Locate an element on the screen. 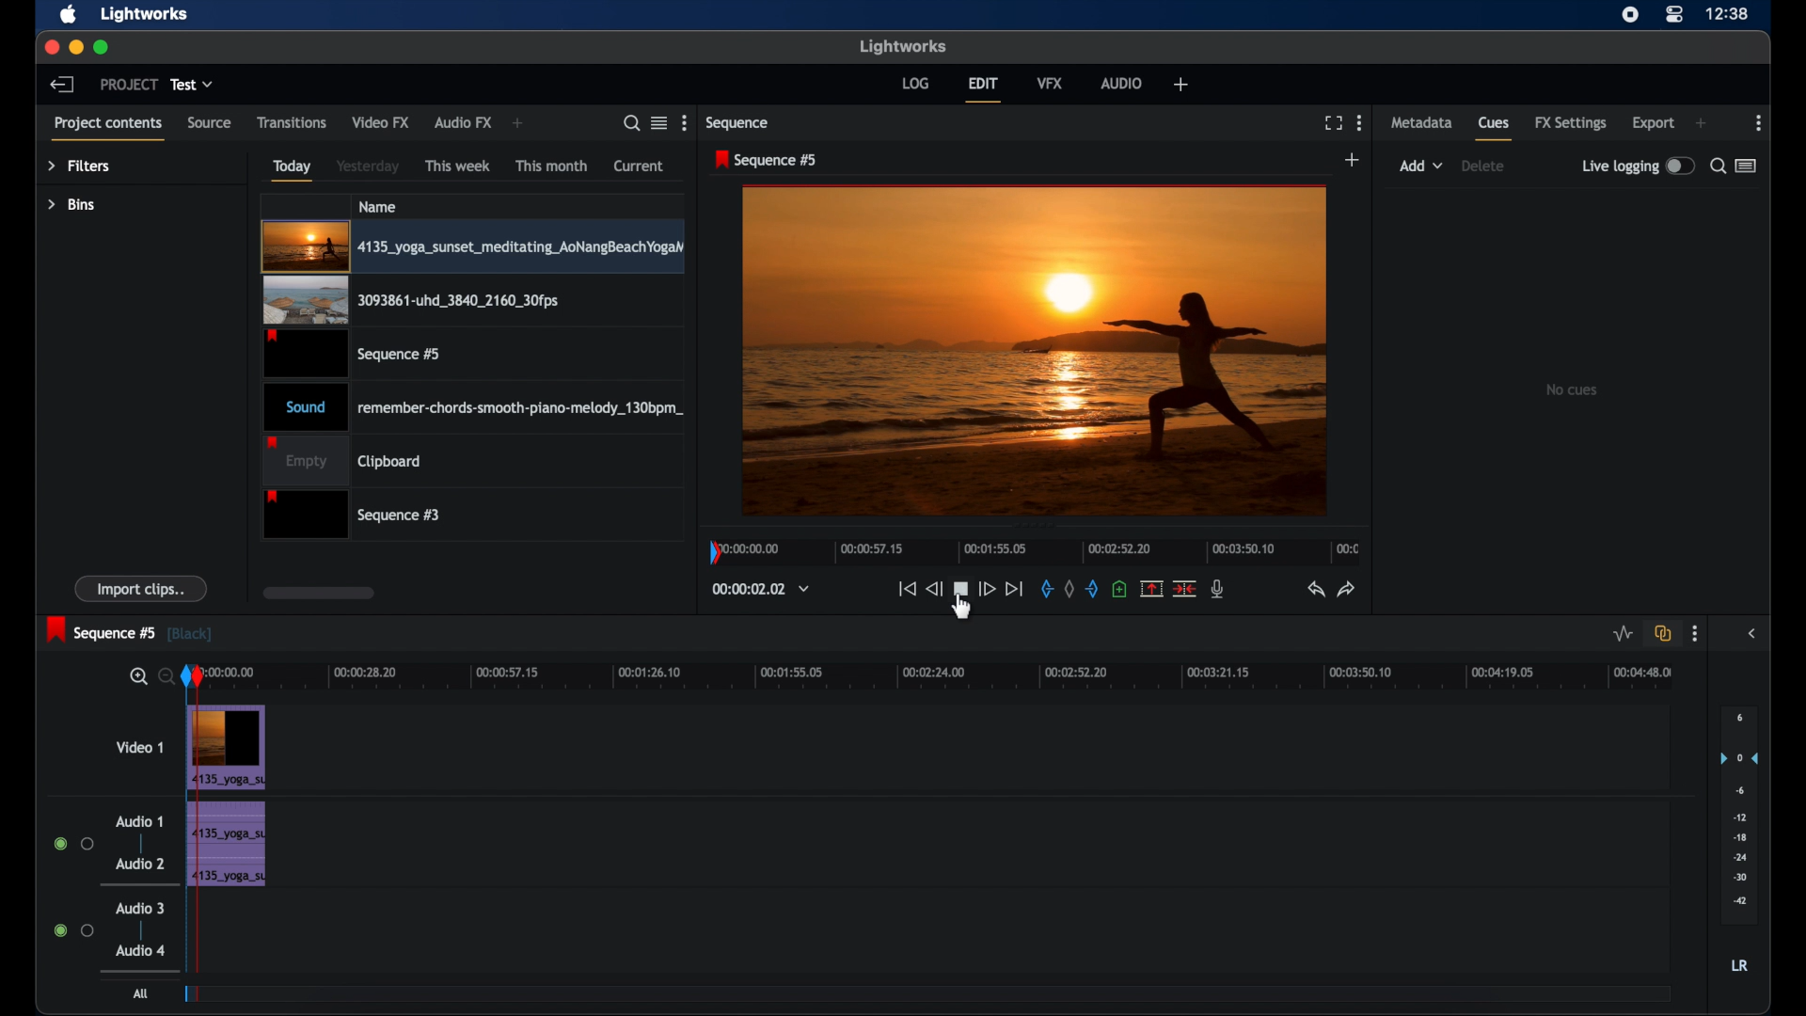  add is located at coordinates (1354, 159).